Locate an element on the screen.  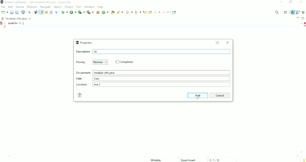
Skip All Breakpoints is located at coordinates (29, 12).